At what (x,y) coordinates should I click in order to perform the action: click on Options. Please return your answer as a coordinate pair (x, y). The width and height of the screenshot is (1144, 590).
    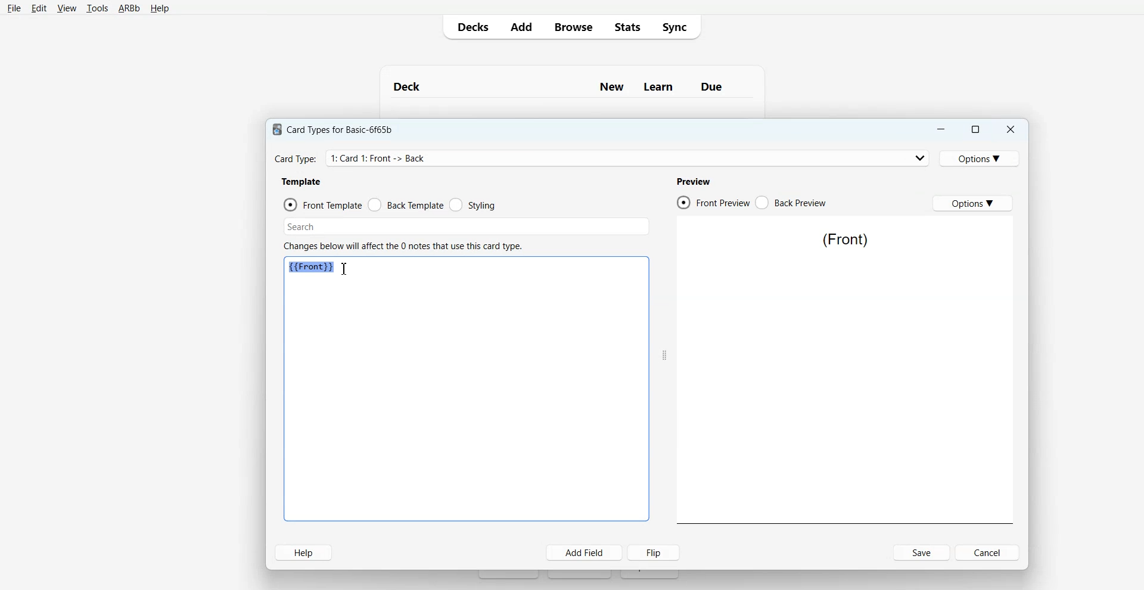
    Looking at the image, I should click on (973, 203).